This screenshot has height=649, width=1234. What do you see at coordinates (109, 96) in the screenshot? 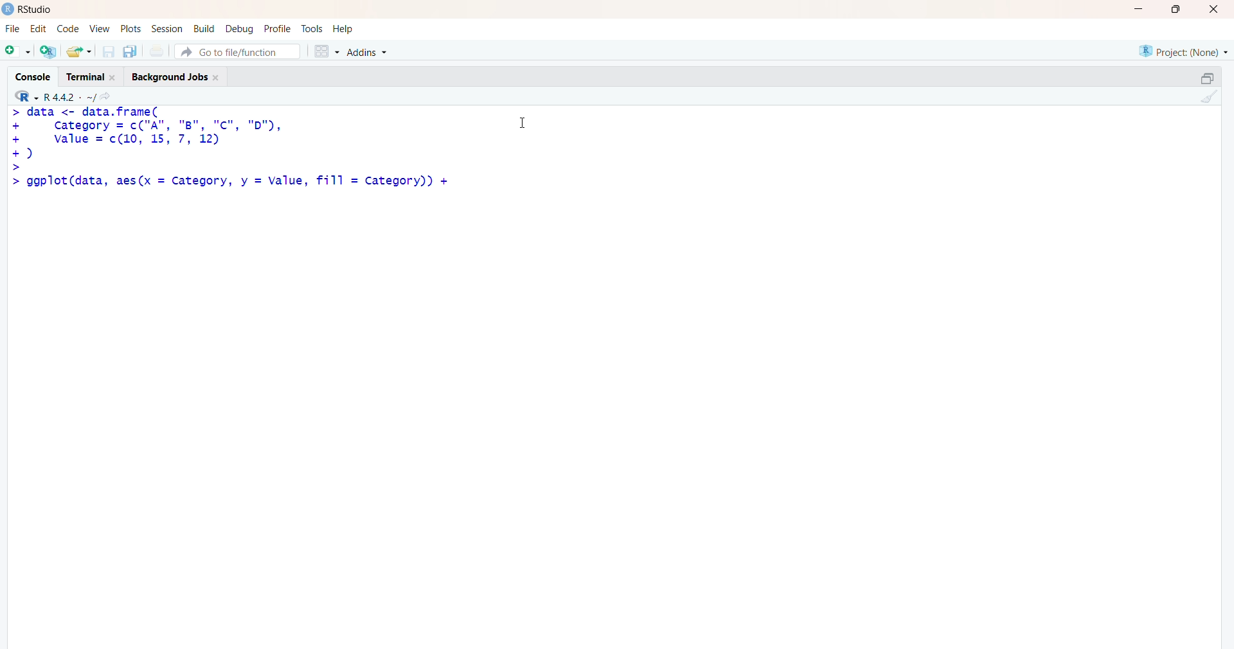
I see `go to directiory` at bounding box center [109, 96].